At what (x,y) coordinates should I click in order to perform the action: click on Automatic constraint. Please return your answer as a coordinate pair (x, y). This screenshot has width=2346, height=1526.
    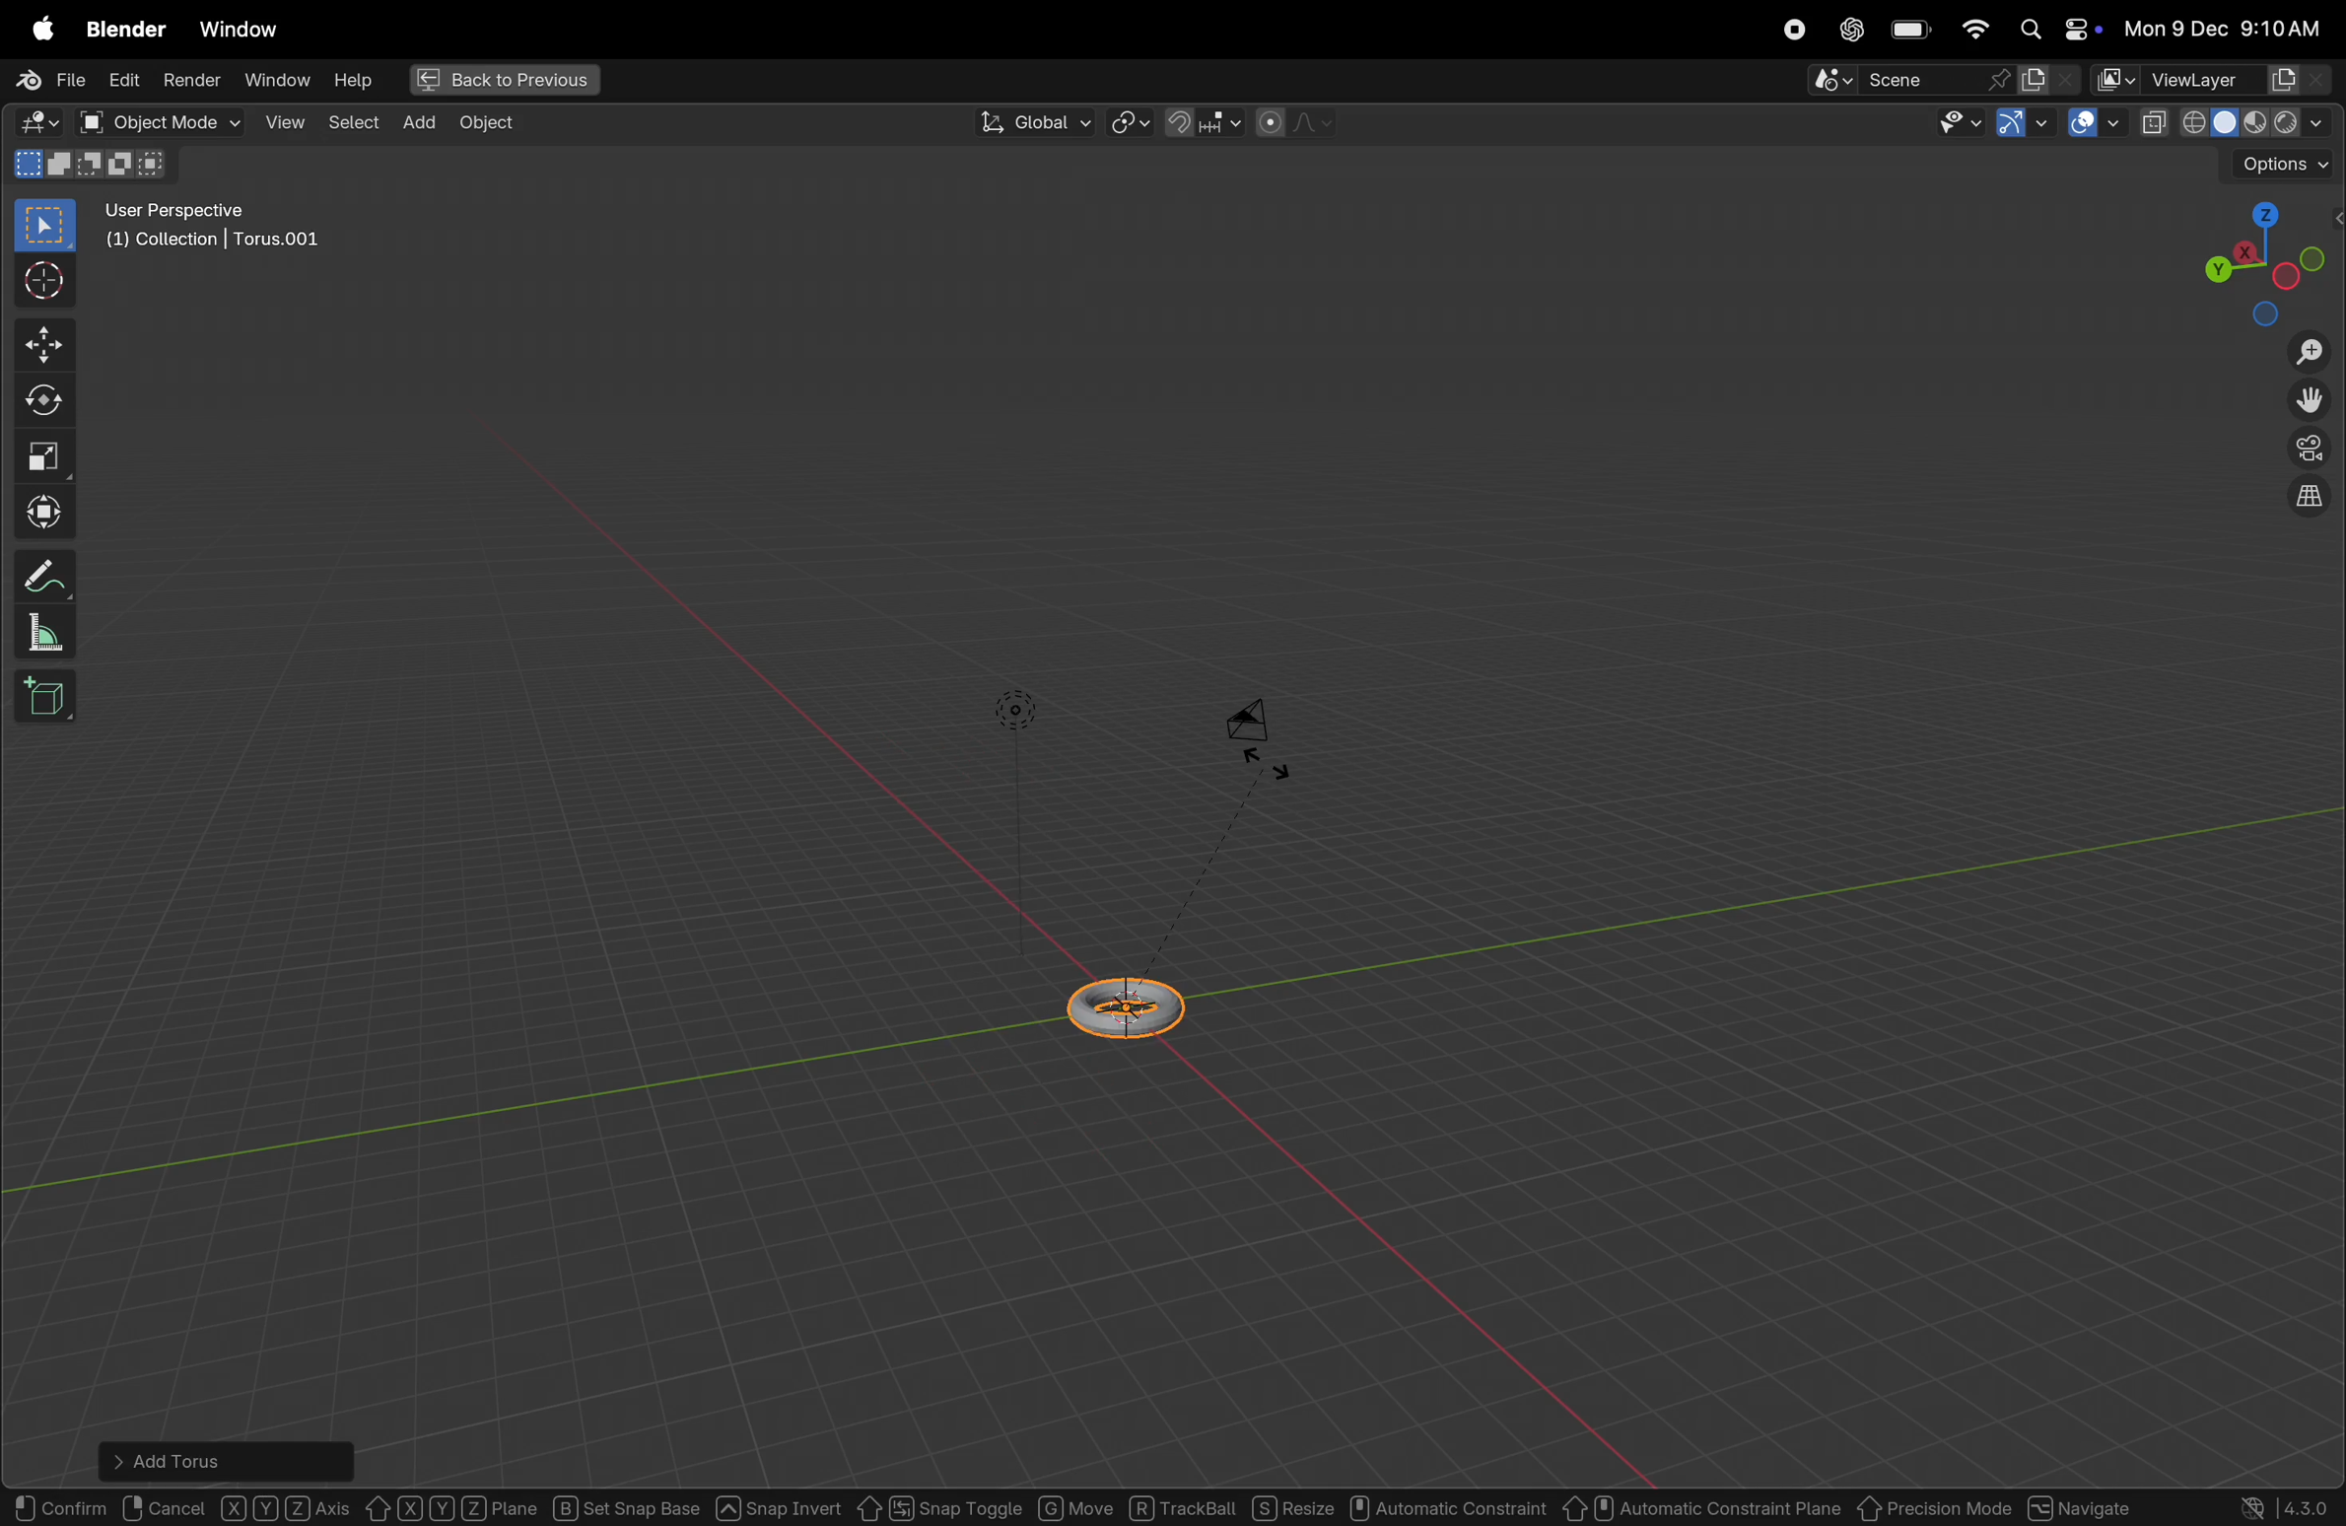
    Looking at the image, I should click on (1451, 1509).